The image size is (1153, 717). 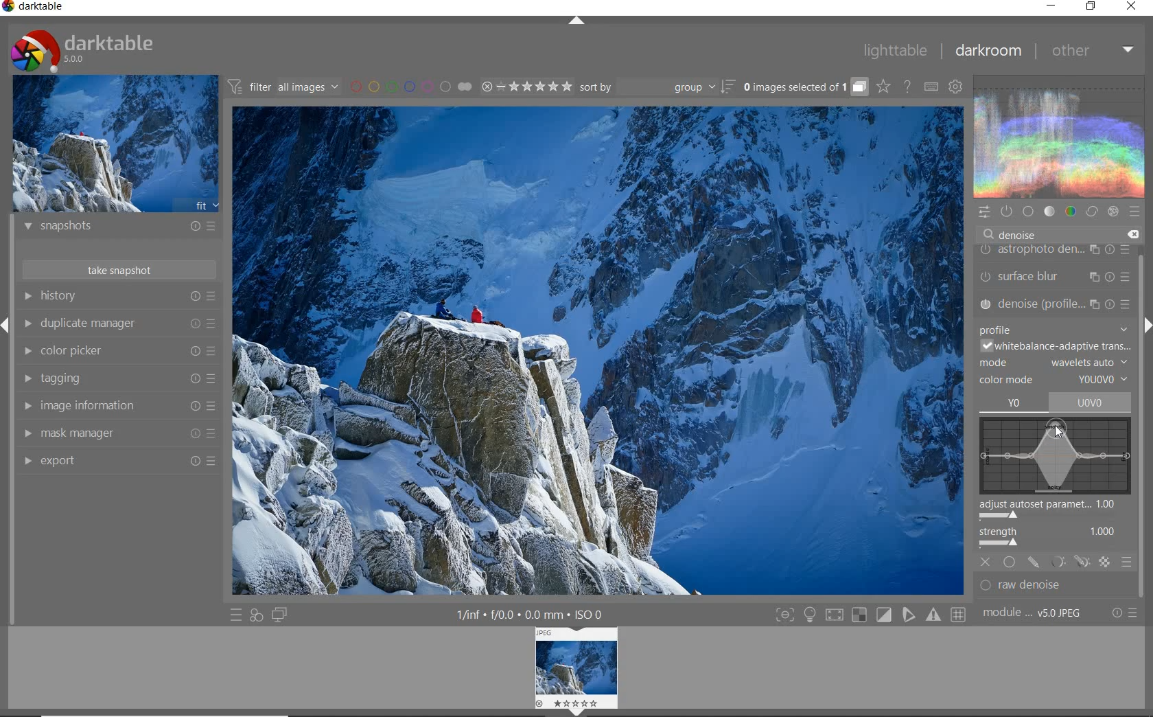 What do you see at coordinates (257, 617) in the screenshot?
I see `quick access for applying any of your styles` at bounding box center [257, 617].